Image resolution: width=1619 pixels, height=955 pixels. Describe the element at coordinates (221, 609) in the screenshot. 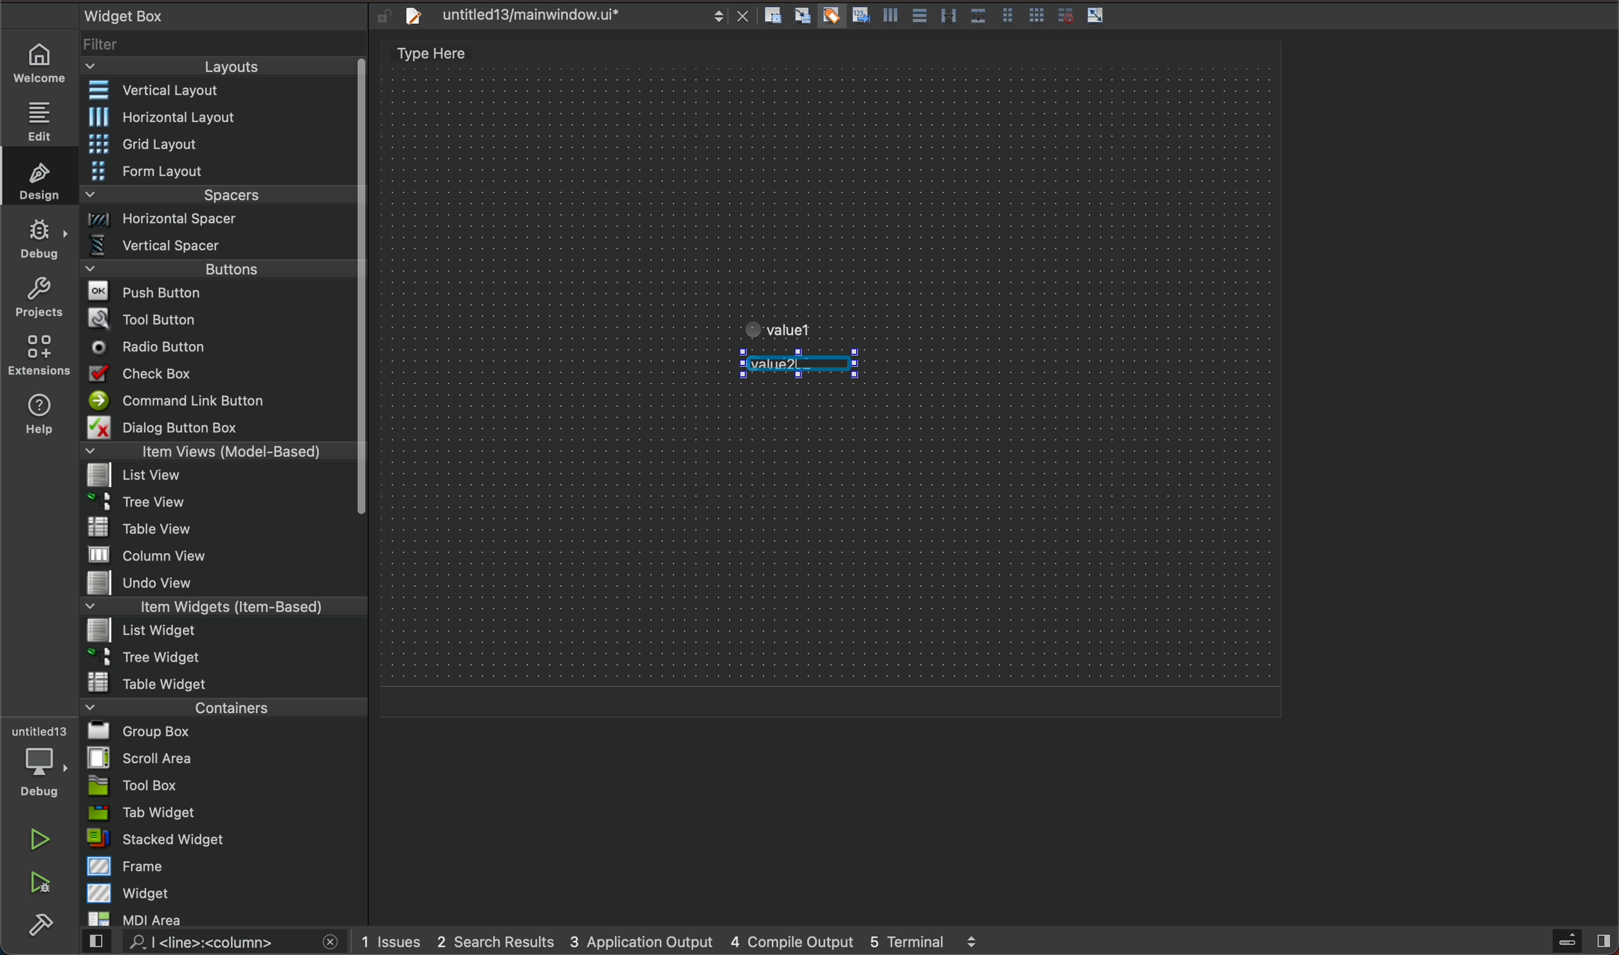

I see `item widget` at that location.